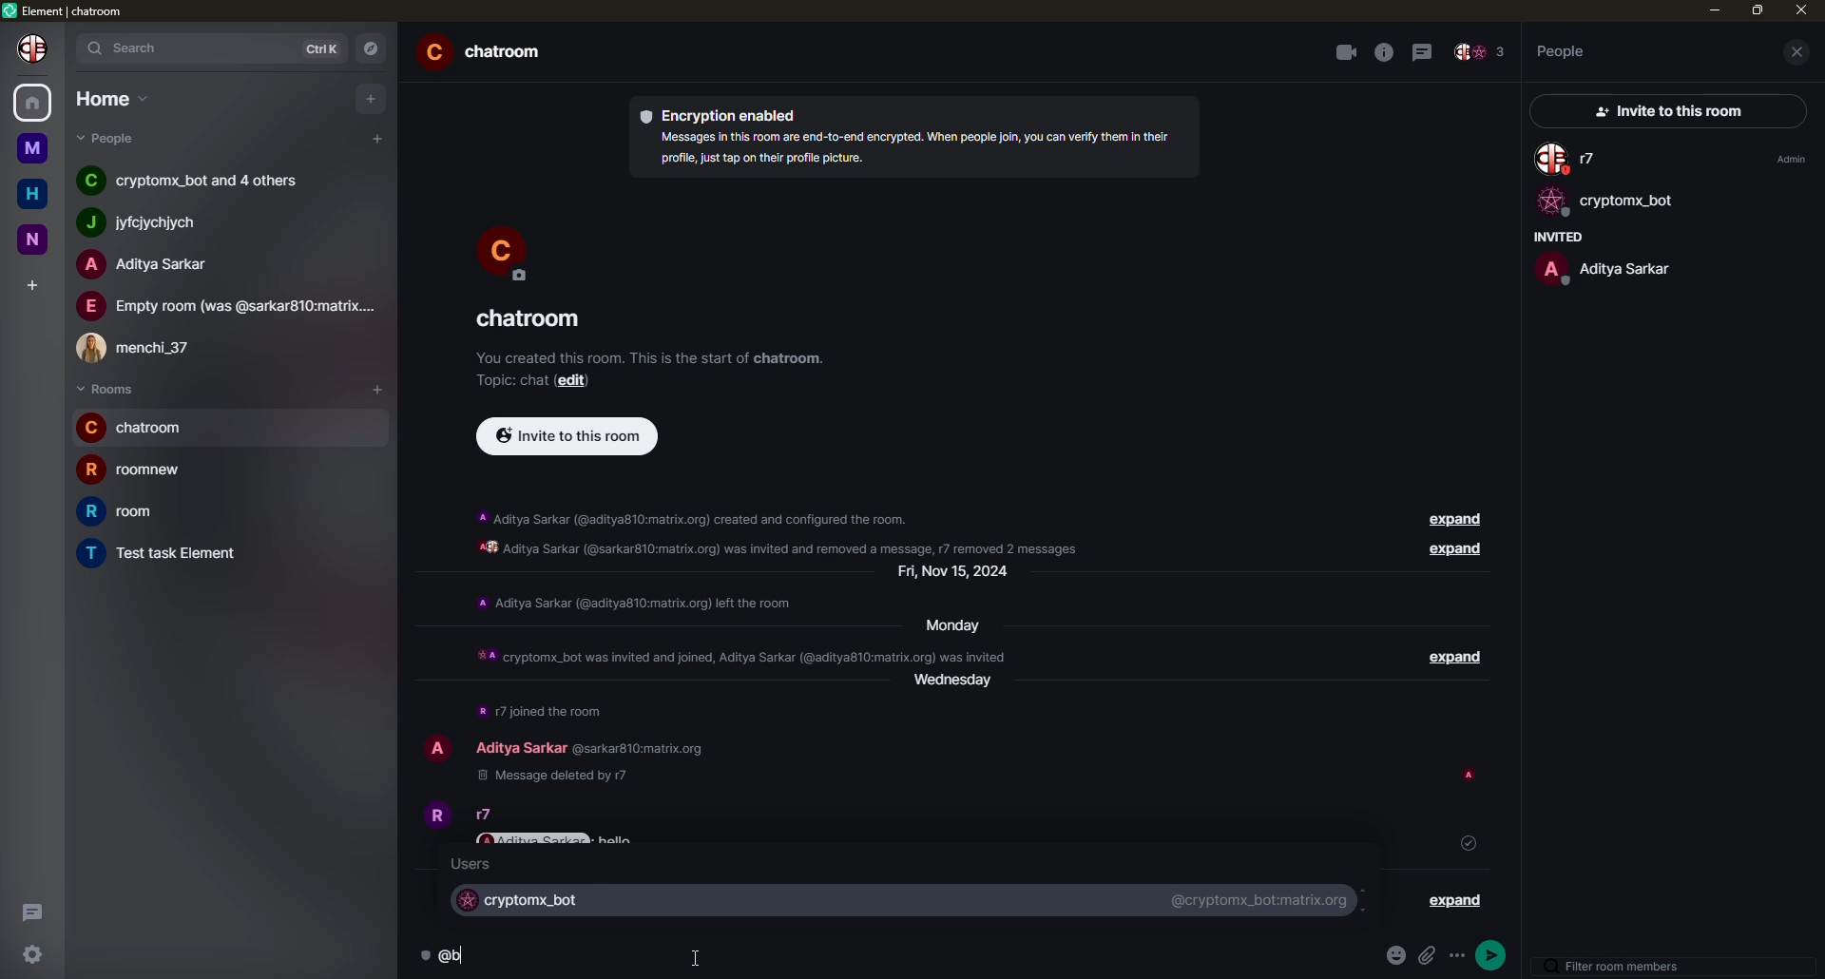 The image size is (1825, 979). What do you see at coordinates (520, 747) in the screenshot?
I see `people` at bounding box center [520, 747].